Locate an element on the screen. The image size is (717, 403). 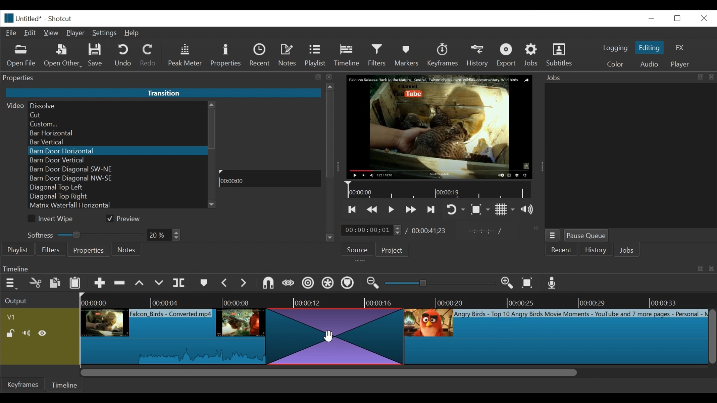
Adjust Softness Slider is located at coordinates (82, 233).